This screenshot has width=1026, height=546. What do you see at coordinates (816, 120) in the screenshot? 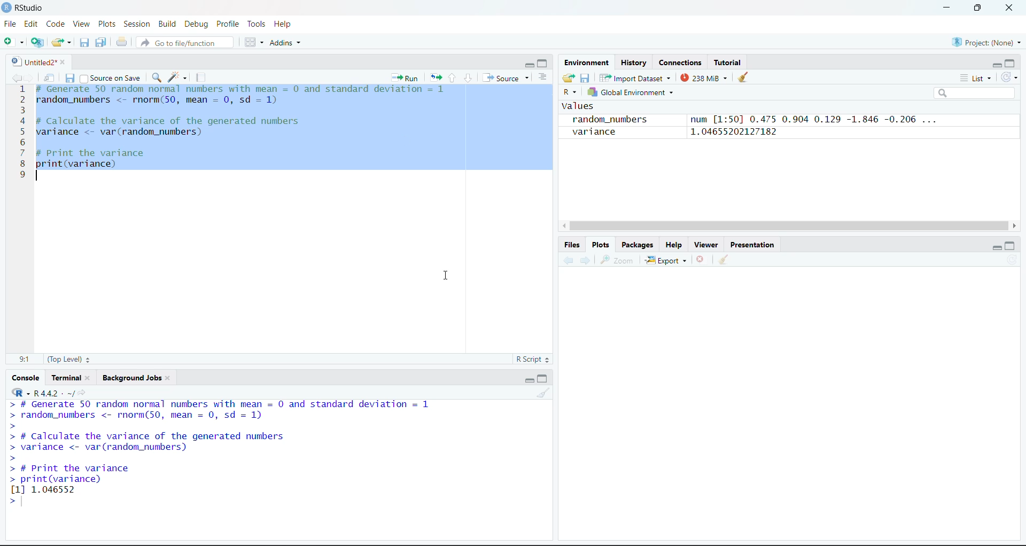
I see `num [1:50] 0.475 0.904 0.129 -1.846 -0.206 ...` at bounding box center [816, 120].